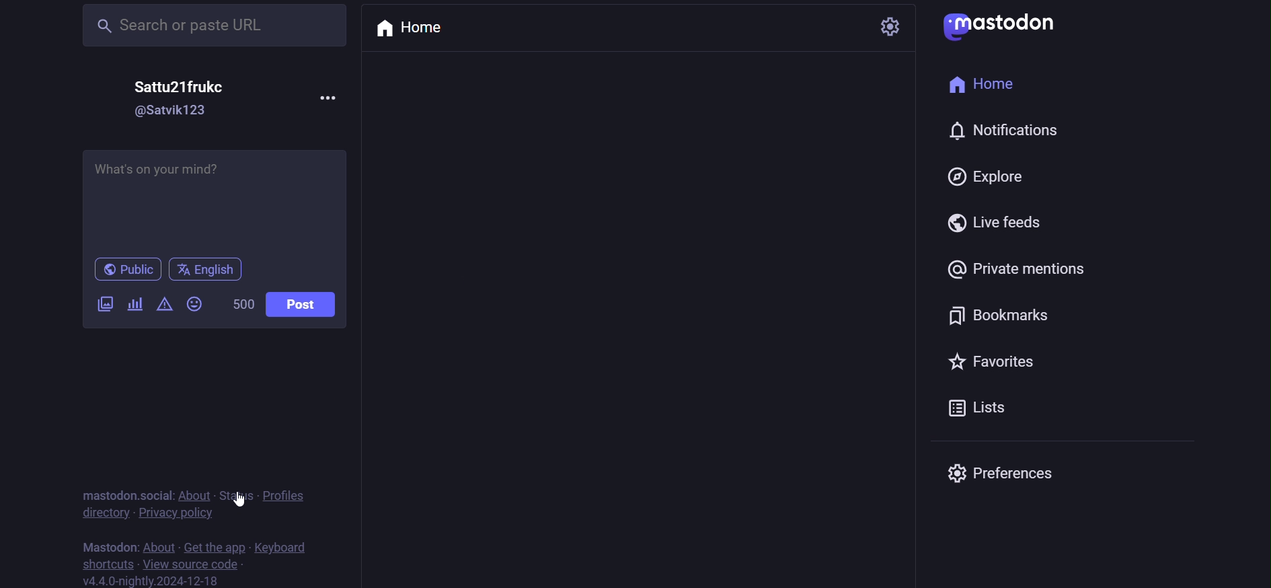  Describe the element at coordinates (996, 472) in the screenshot. I see `preferences` at that location.